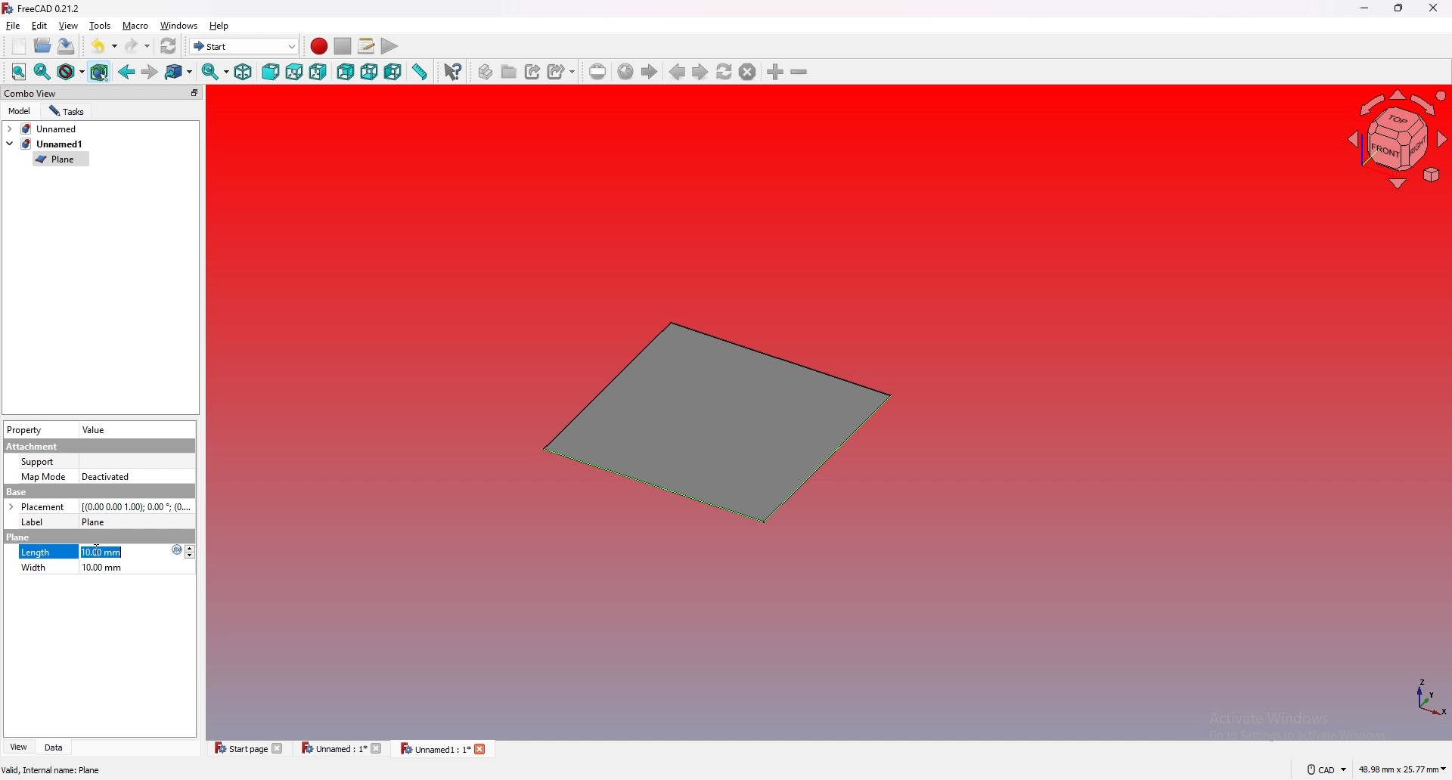  Describe the element at coordinates (777, 72) in the screenshot. I see `zoom in` at that location.